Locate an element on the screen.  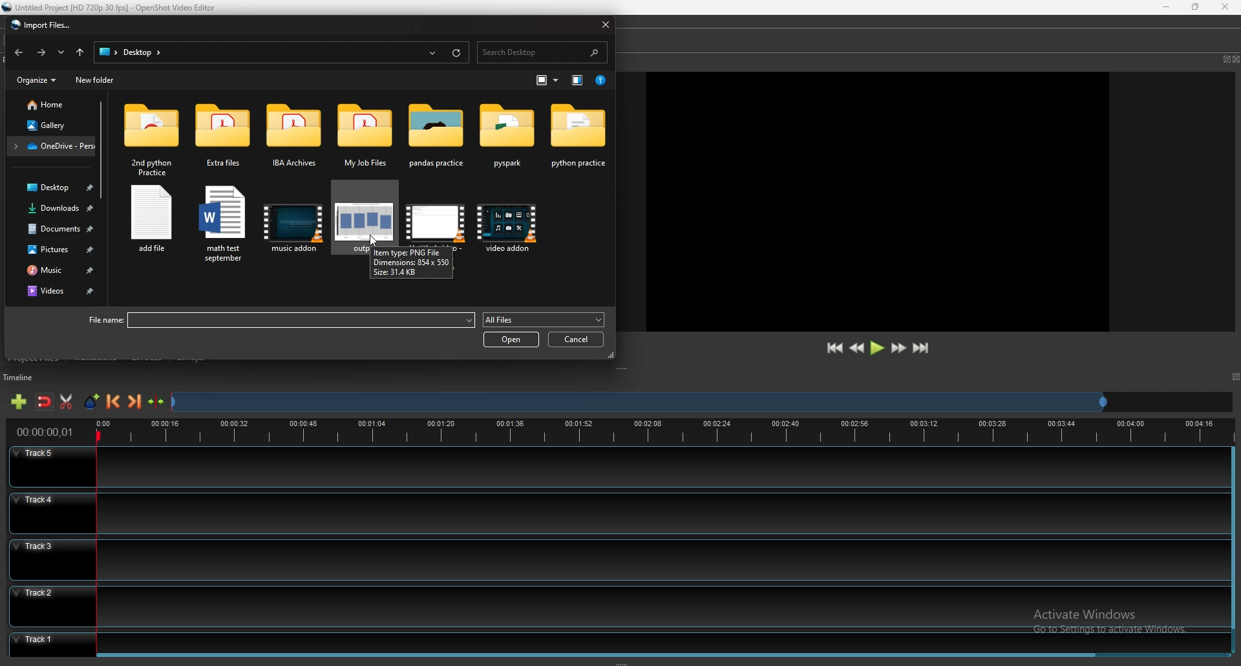
forward is located at coordinates (41, 52).